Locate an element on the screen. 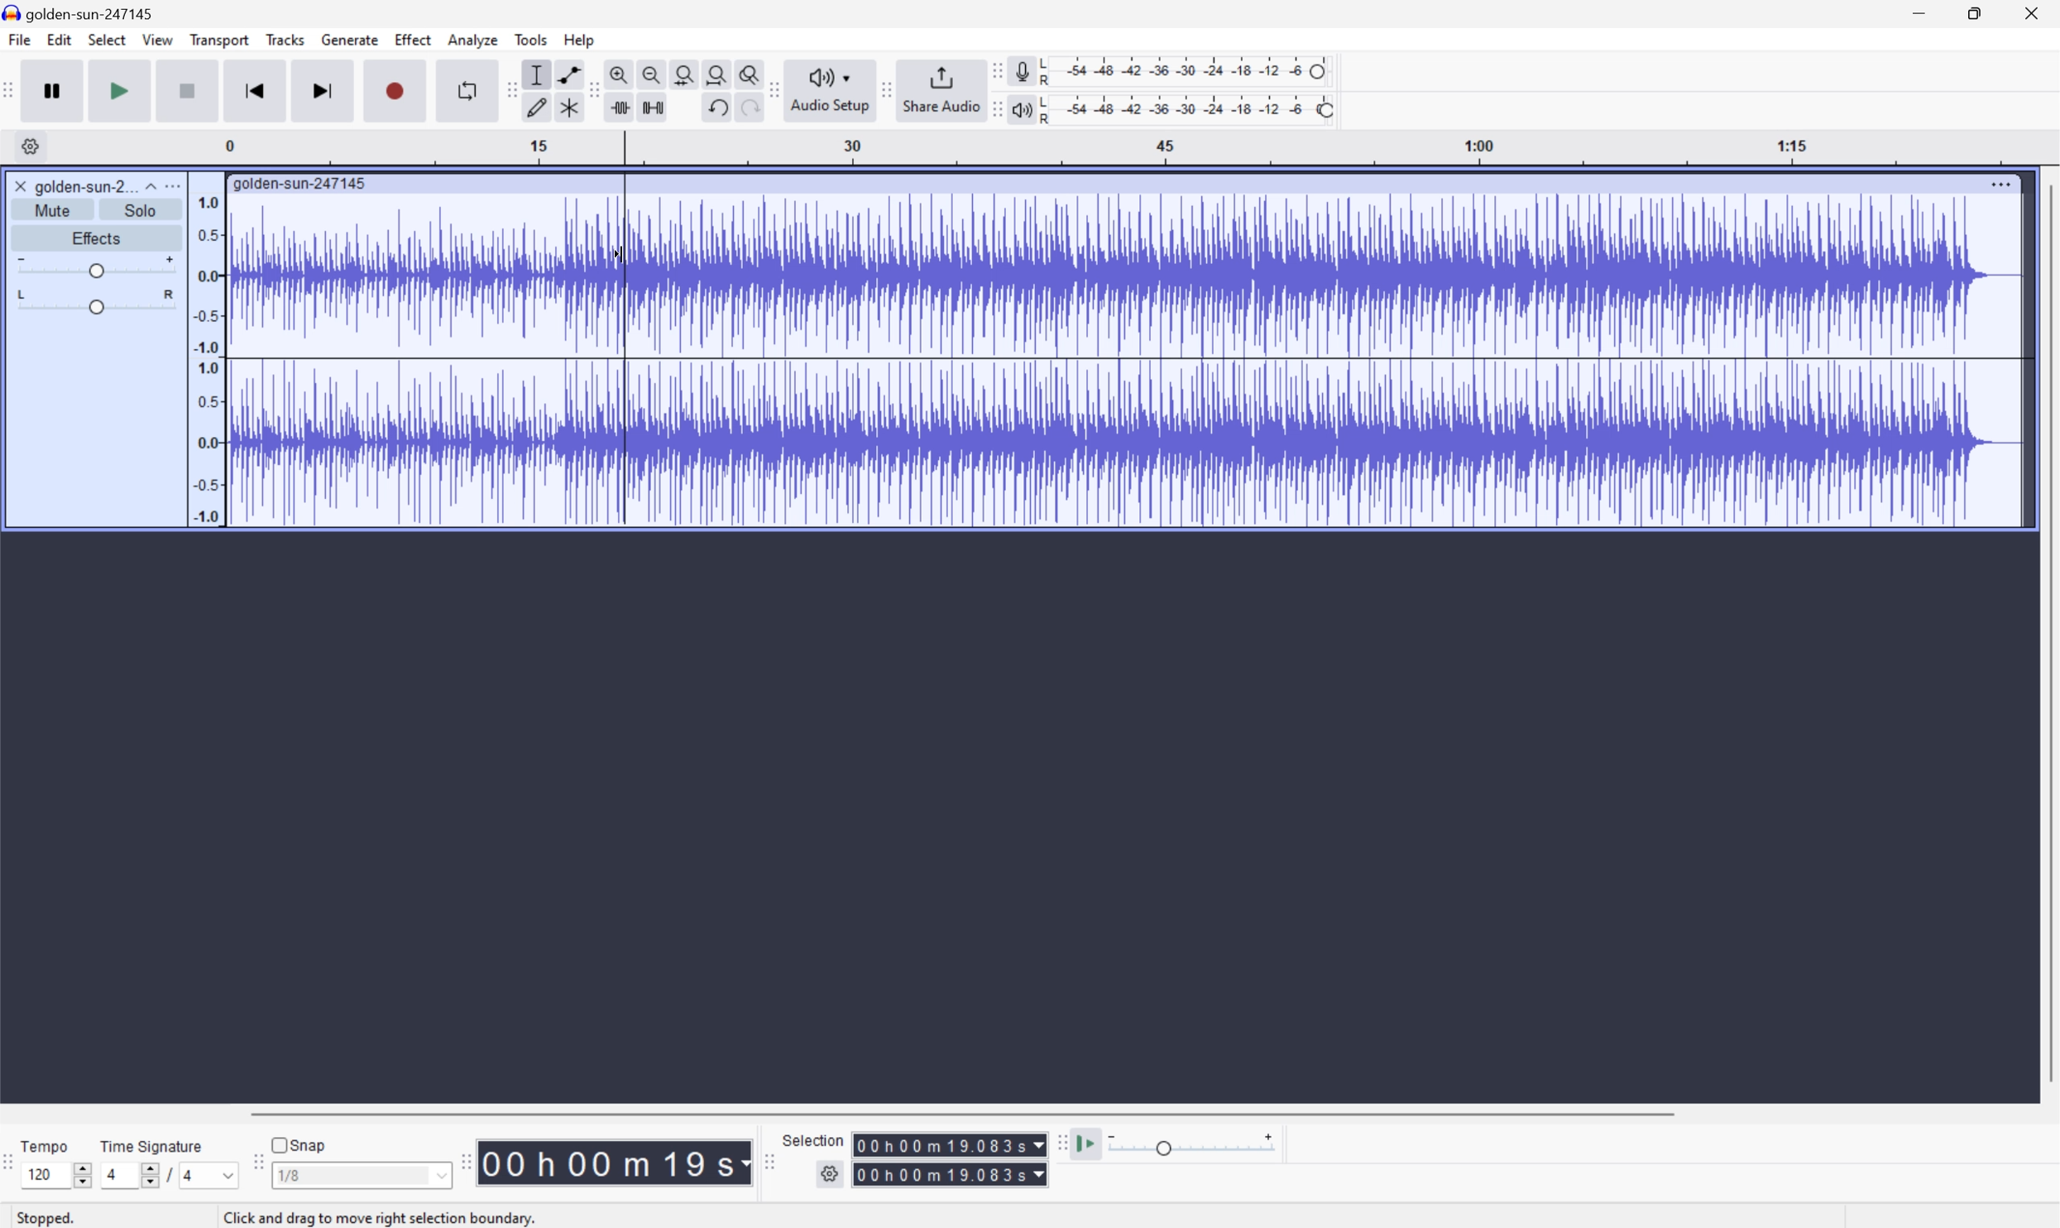  Envelope tool is located at coordinates (565, 73).